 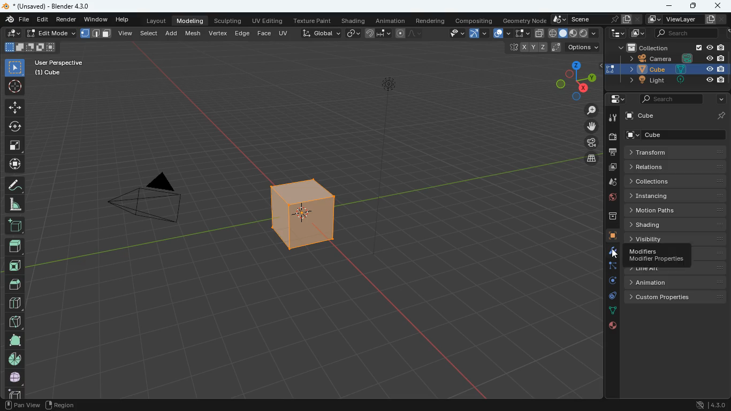 I want to click on draw, so click(x=16, y=186).